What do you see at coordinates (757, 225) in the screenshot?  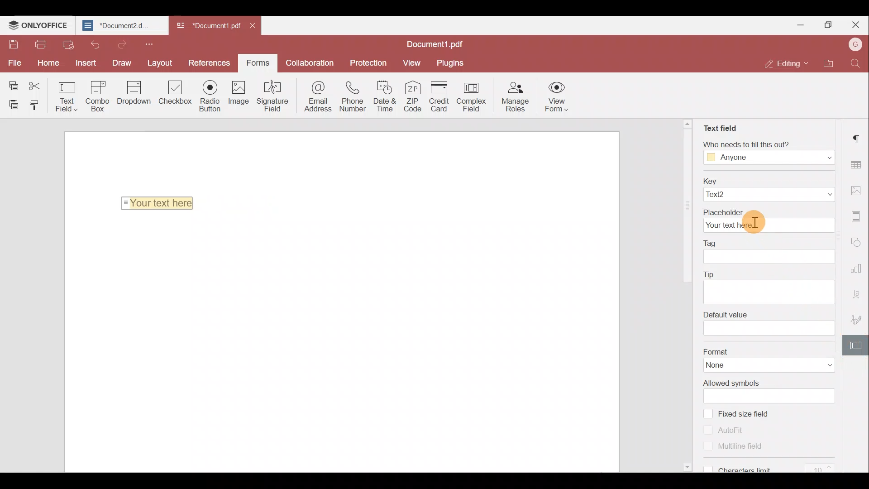 I see `Cursor on placeholder` at bounding box center [757, 225].